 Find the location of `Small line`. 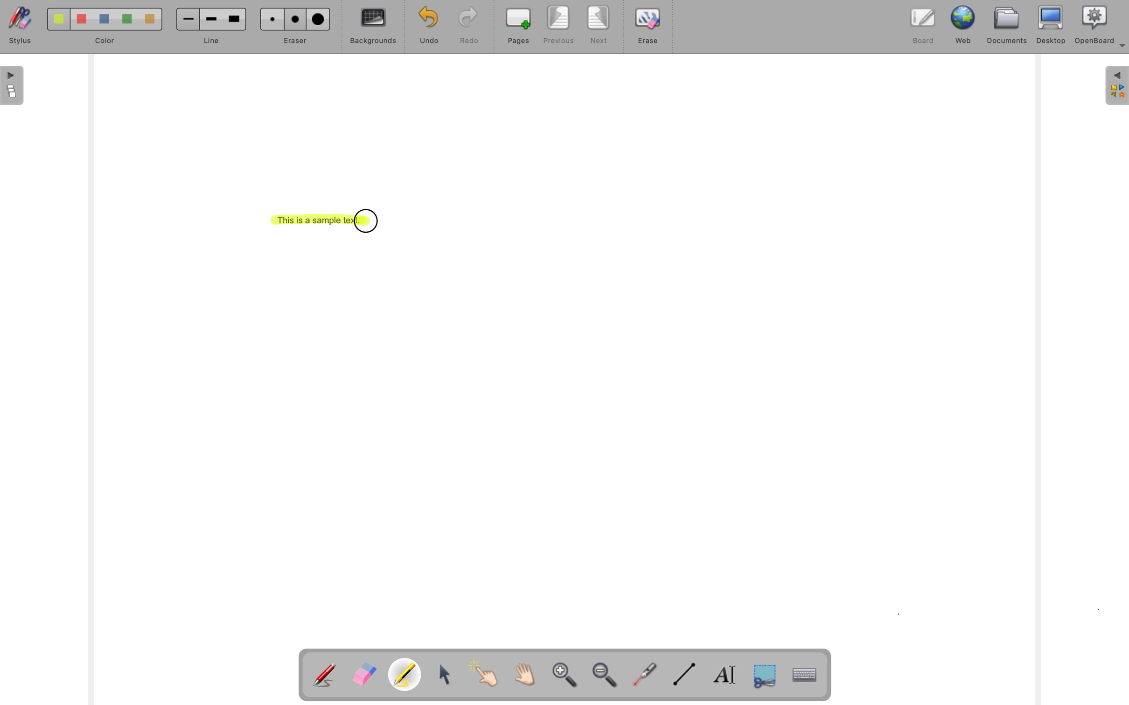

Small line is located at coordinates (188, 19).